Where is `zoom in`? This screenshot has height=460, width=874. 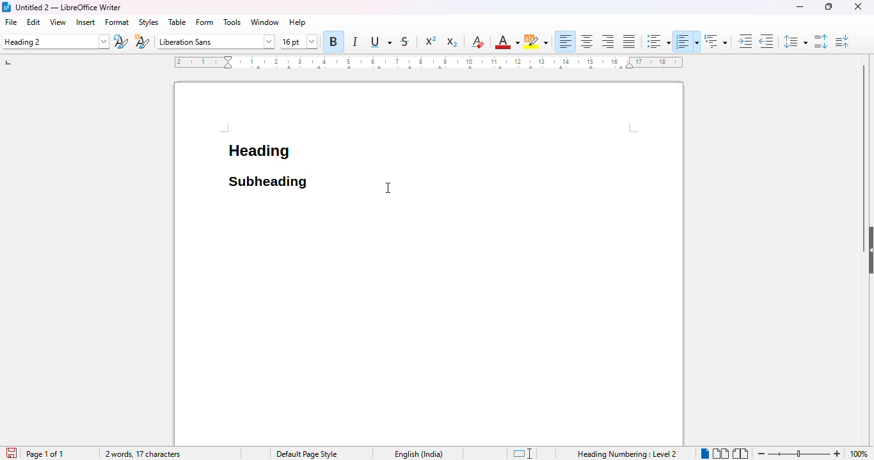 zoom in is located at coordinates (837, 454).